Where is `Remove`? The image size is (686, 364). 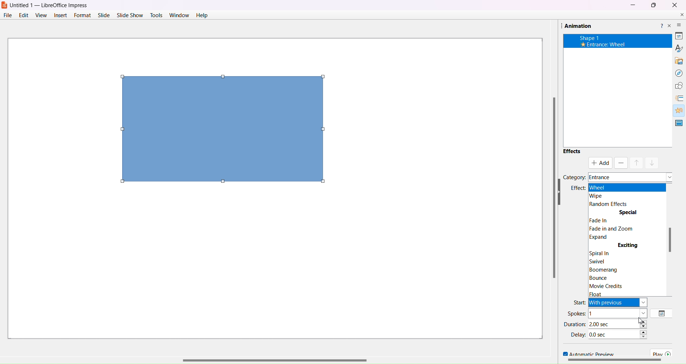 Remove is located at coordinates (620, 163).